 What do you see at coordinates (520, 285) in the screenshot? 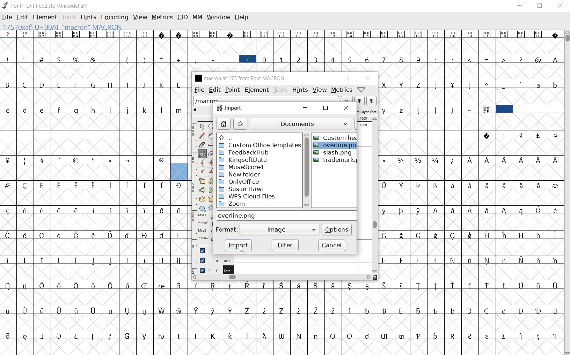
I see `` at bounding box center [520, 285].